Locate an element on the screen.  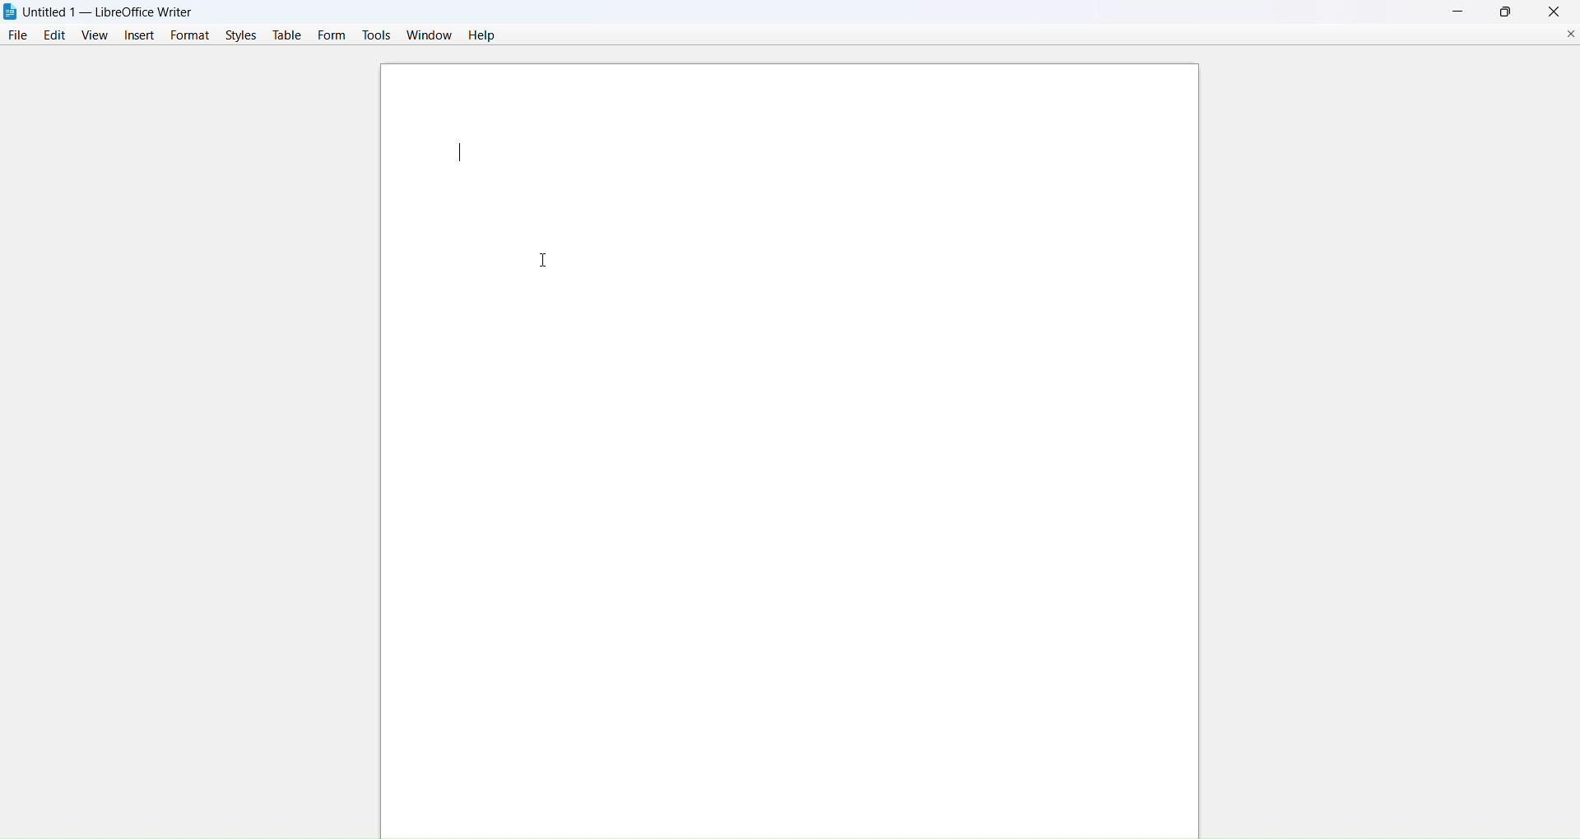
table is located at coordinates (289, 35).